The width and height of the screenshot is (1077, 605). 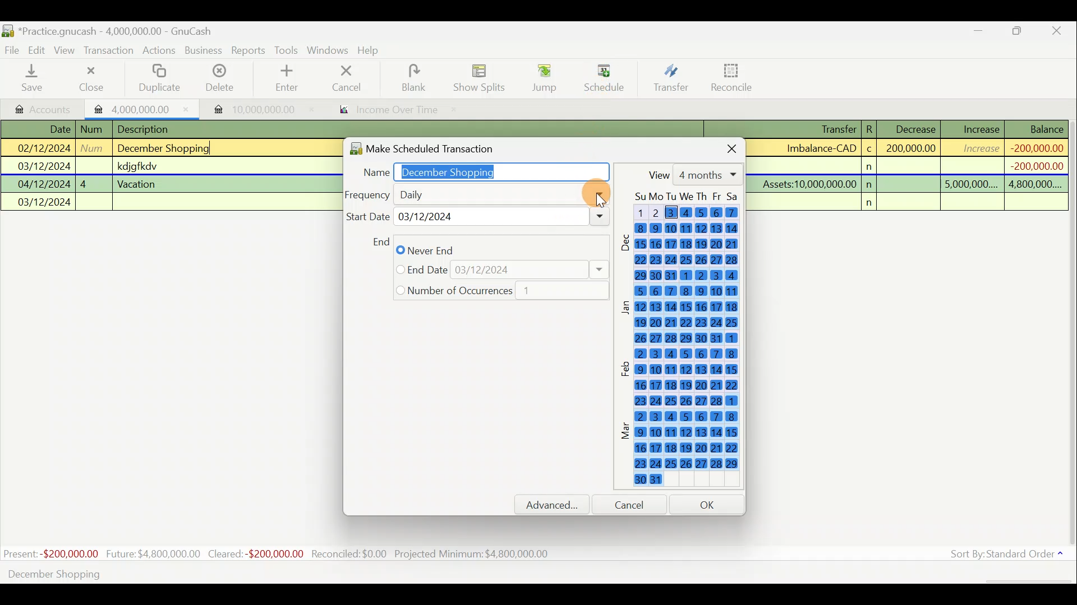 I want to click on Transaction details, so click(x=914, y=166).